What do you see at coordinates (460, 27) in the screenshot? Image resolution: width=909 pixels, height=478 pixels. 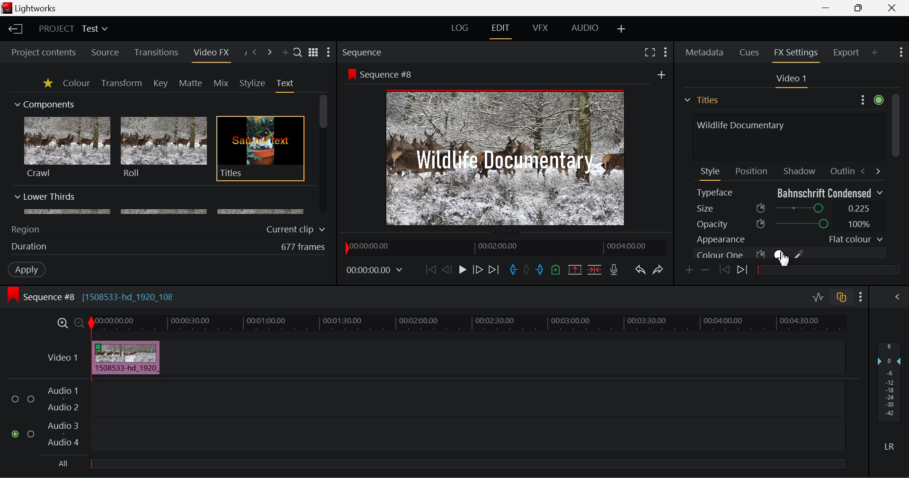 I see `LOG Layout` at bounding box center [460, 27].